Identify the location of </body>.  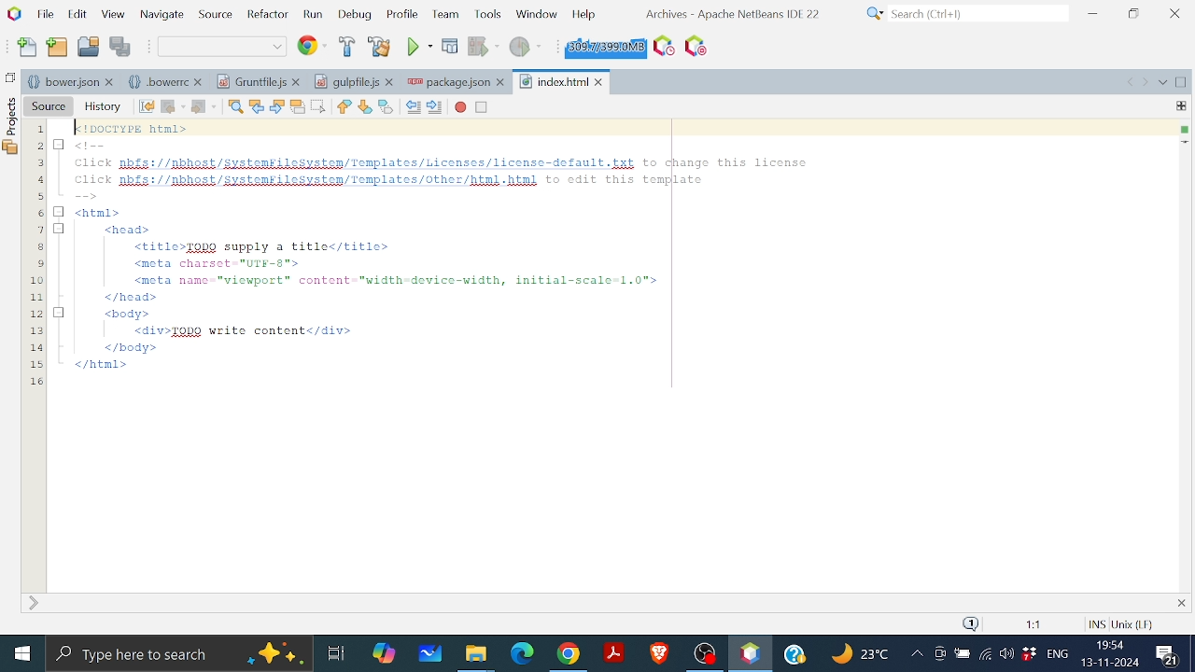
(123, 347).